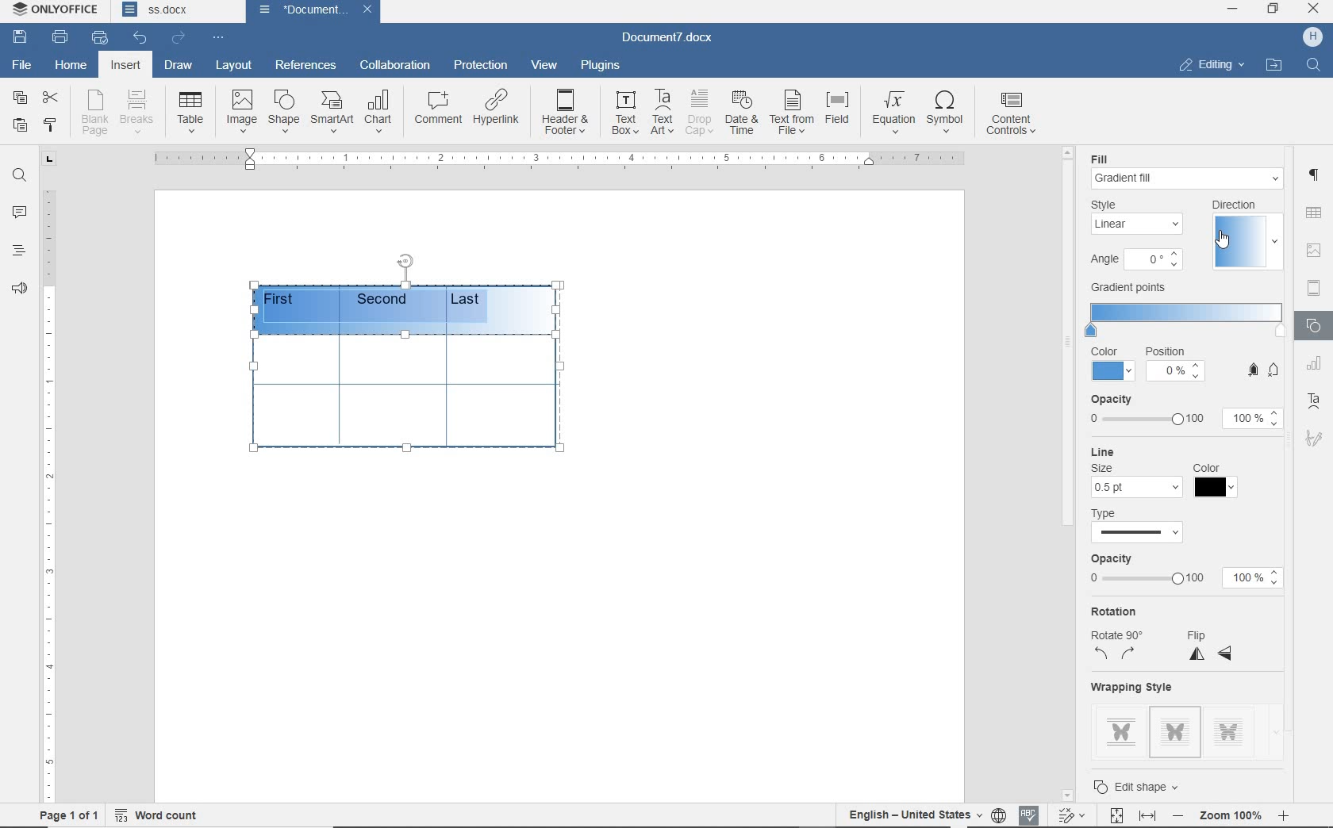 This screenshot has width=1333, height=828. I want to click on Table, so click(192, 113).